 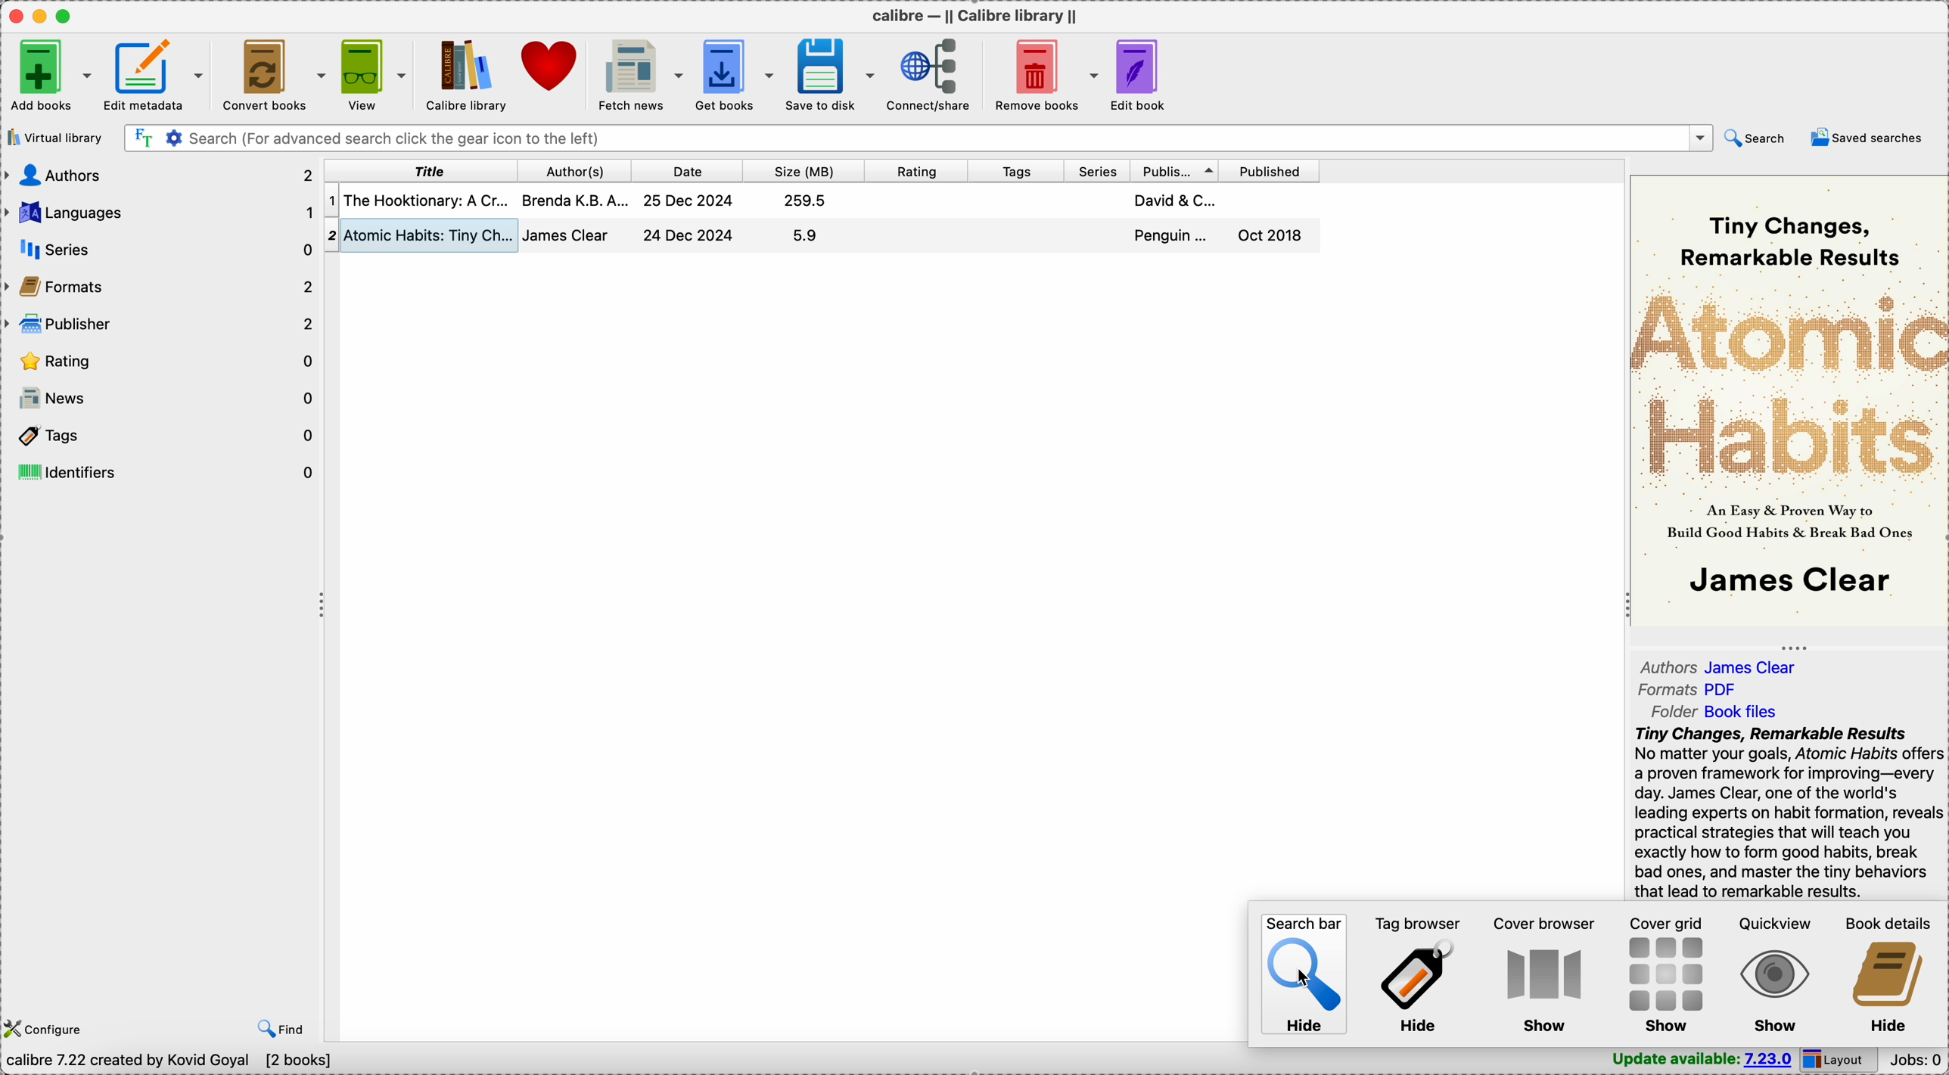 I want to click on close Calibre, so click(x=14, y=14).